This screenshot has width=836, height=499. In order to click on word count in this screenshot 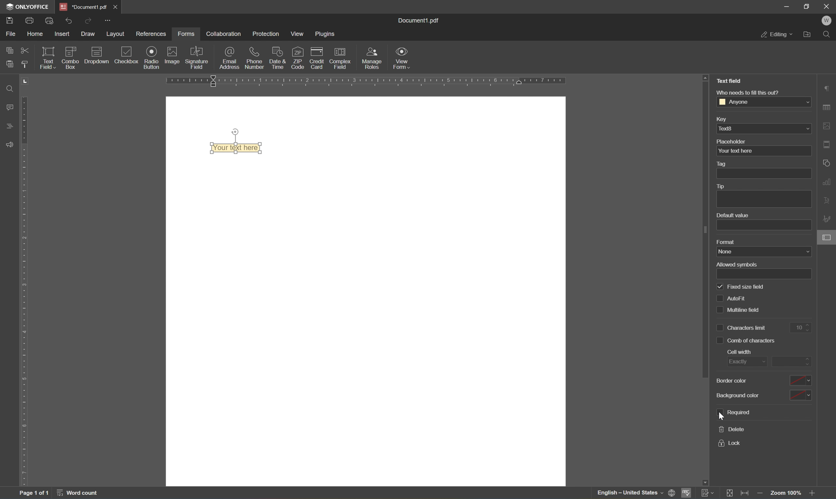, I will do `click(77, 494)`.